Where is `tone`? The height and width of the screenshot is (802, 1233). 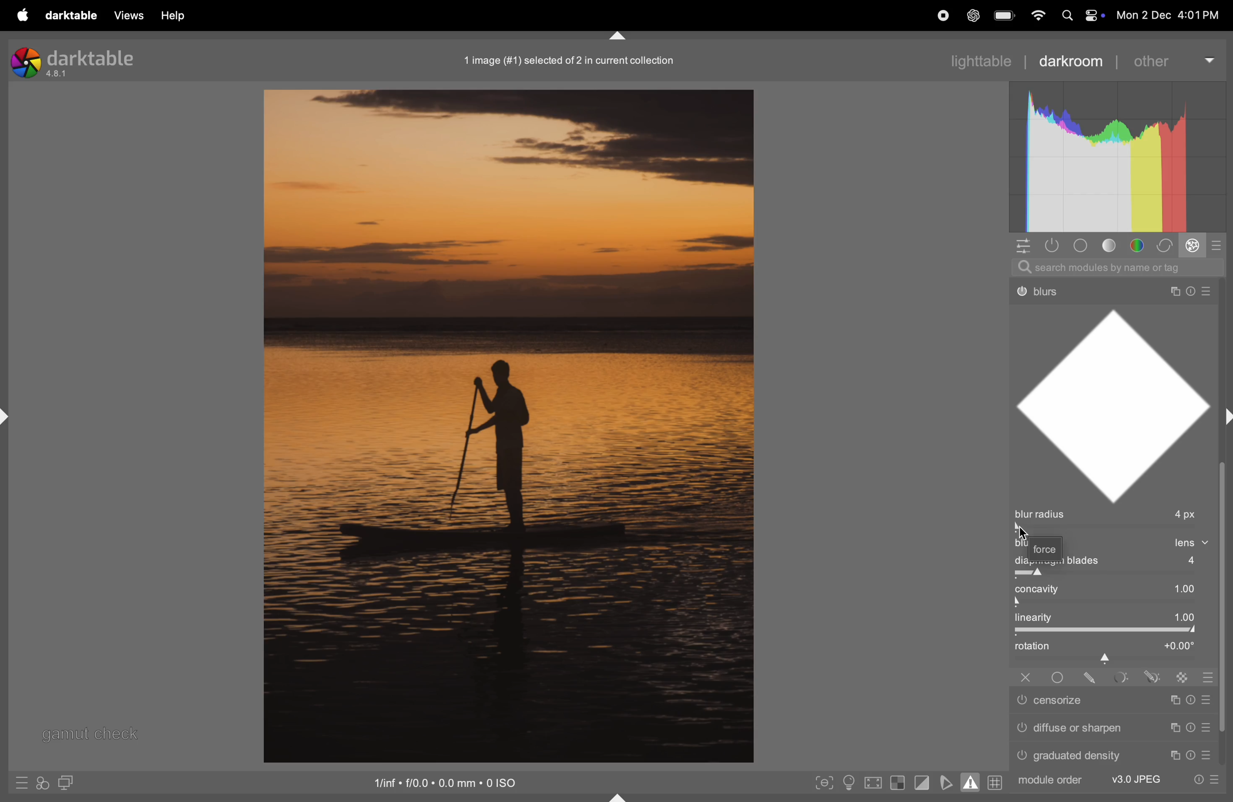
tone is located at coordinates (1114, 245).